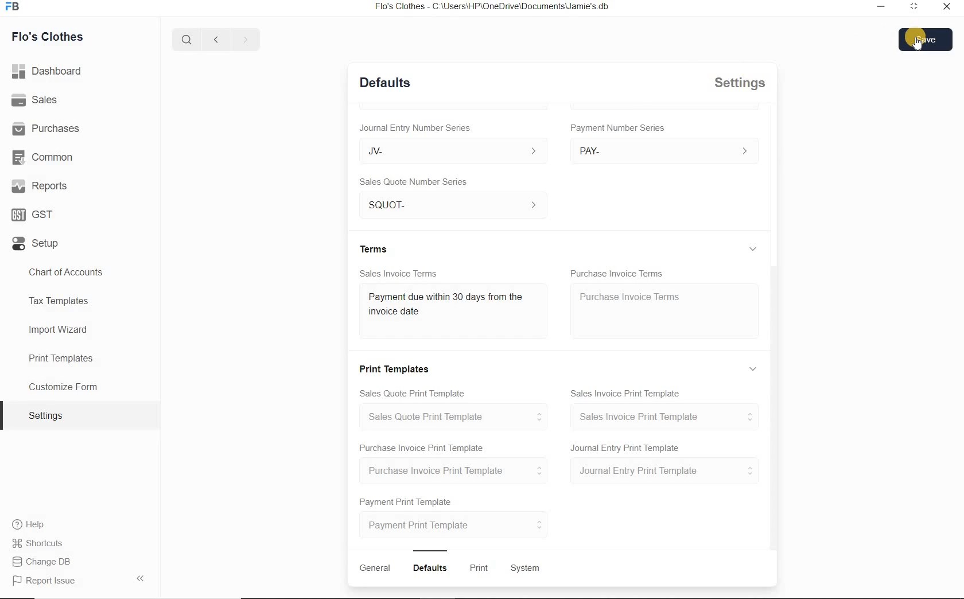 This screenshot has height=599, width=964. Describe the element at coordinates (407, 502) in the screenshot. I see `Payment Print Template` at that location.